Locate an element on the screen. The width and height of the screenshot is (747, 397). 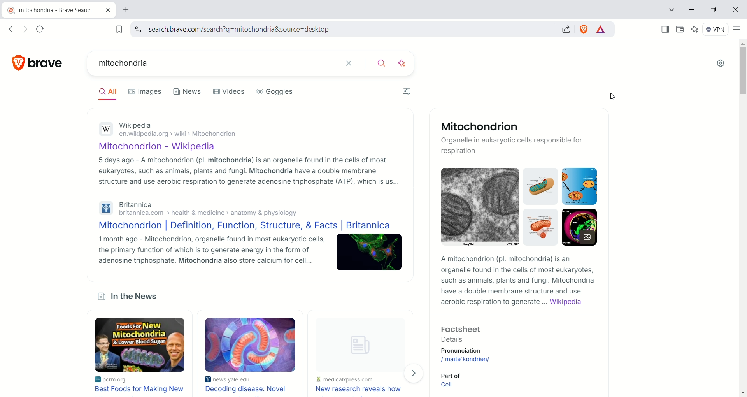
Wikipedia is located at coordinates (576, 302).